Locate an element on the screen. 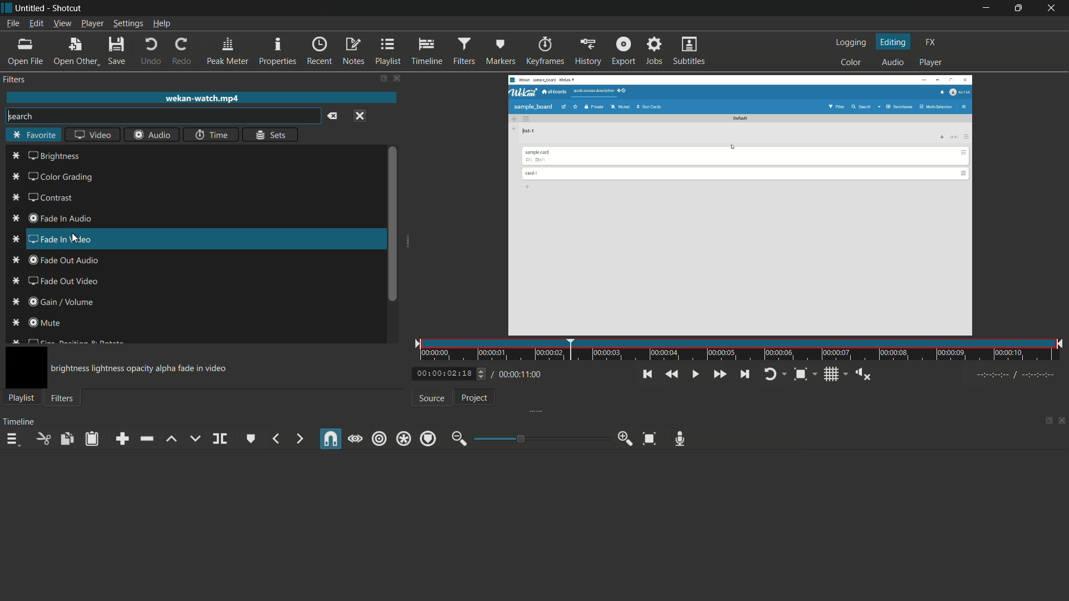 Image resolution: width=1069 pixels, height=601 pixels. playlist is located at coordinates (22, 398).